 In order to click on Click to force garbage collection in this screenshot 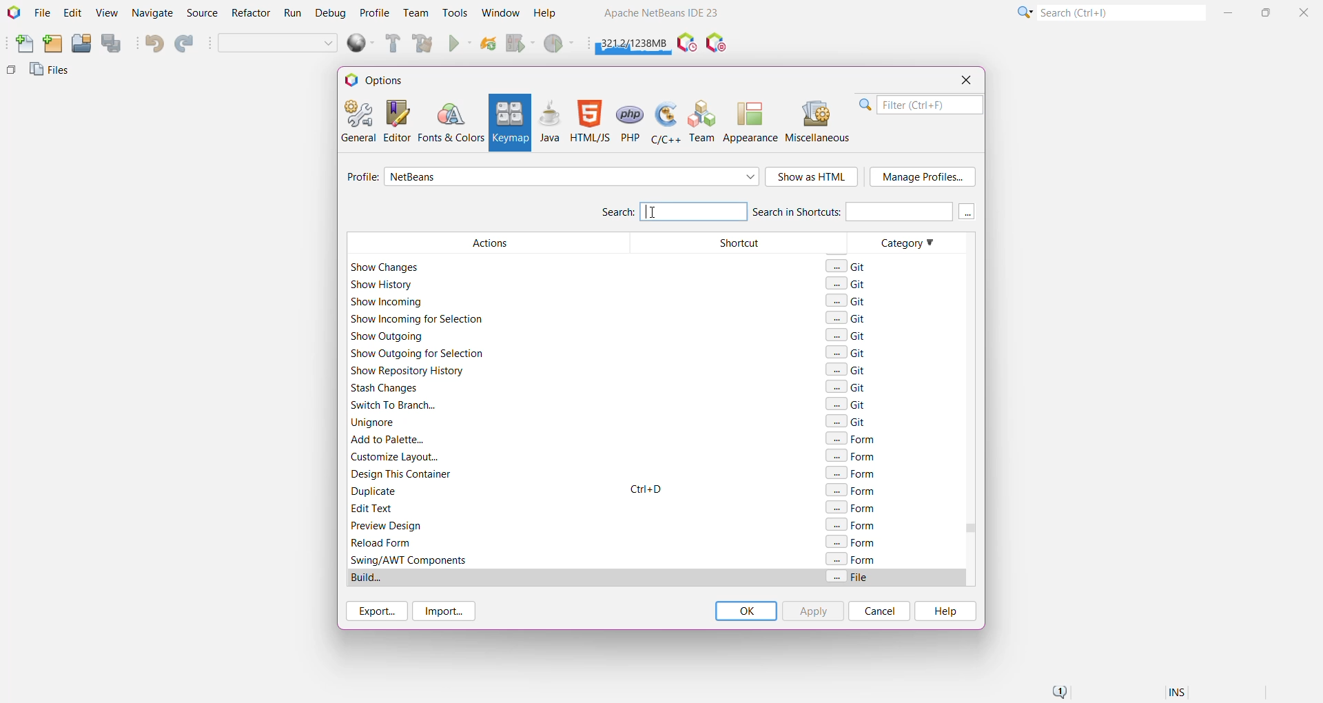, I will do `click(634, 41)`.